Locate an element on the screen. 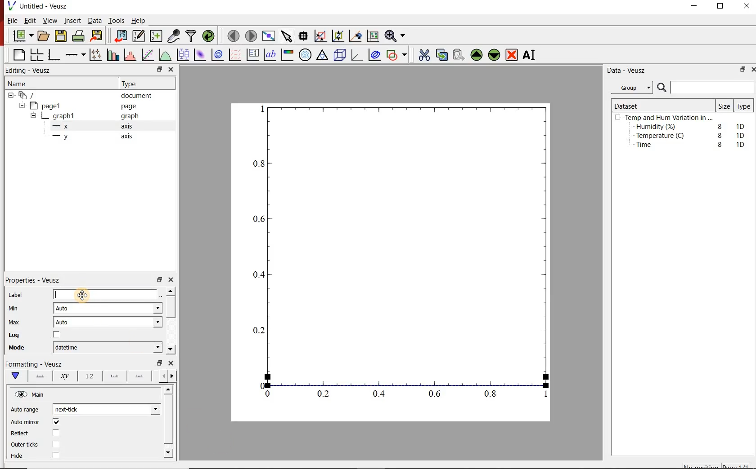  plot a vector field is located at coordinates (235, 55).